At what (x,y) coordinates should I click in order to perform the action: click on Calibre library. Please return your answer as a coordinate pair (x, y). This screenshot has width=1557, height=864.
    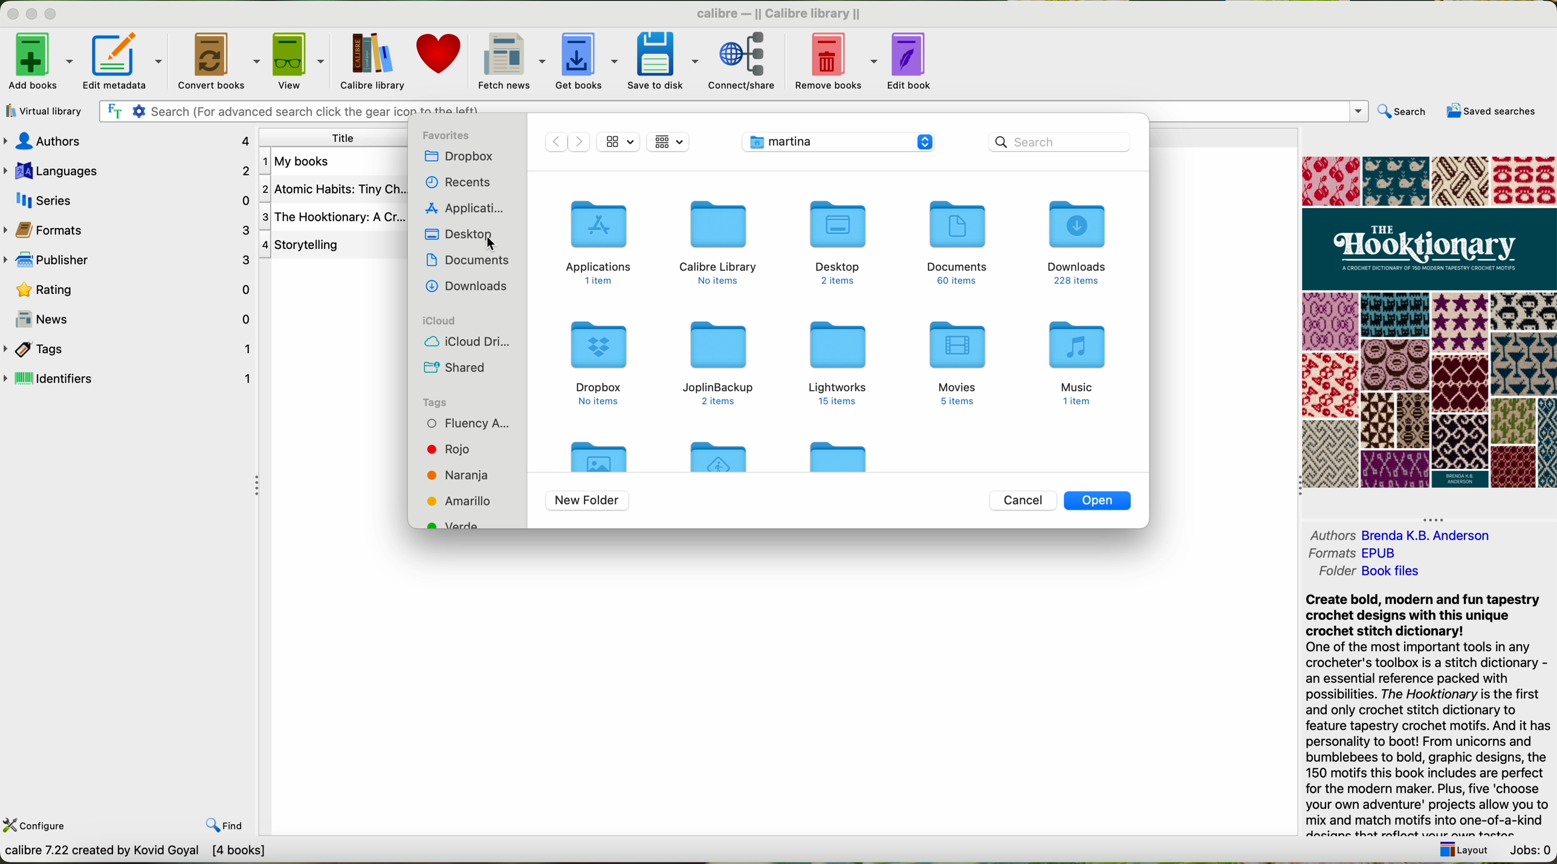
    Looking at the image, I should click on (778, 13).